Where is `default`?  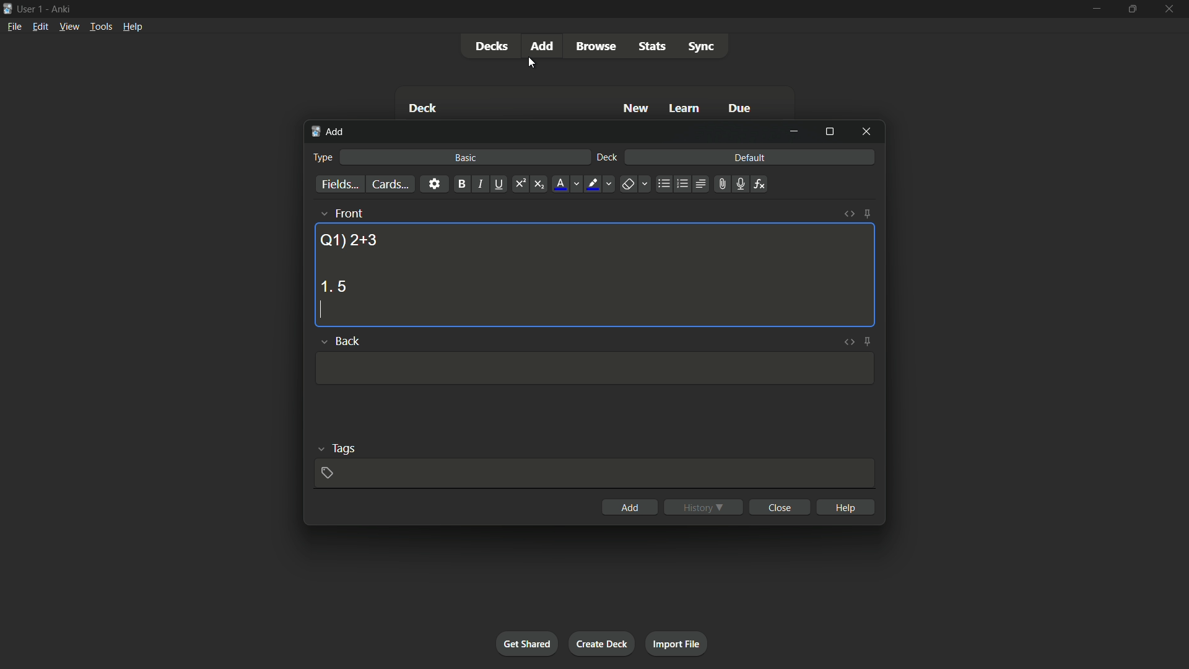
default is located at coordinates (749, 157).